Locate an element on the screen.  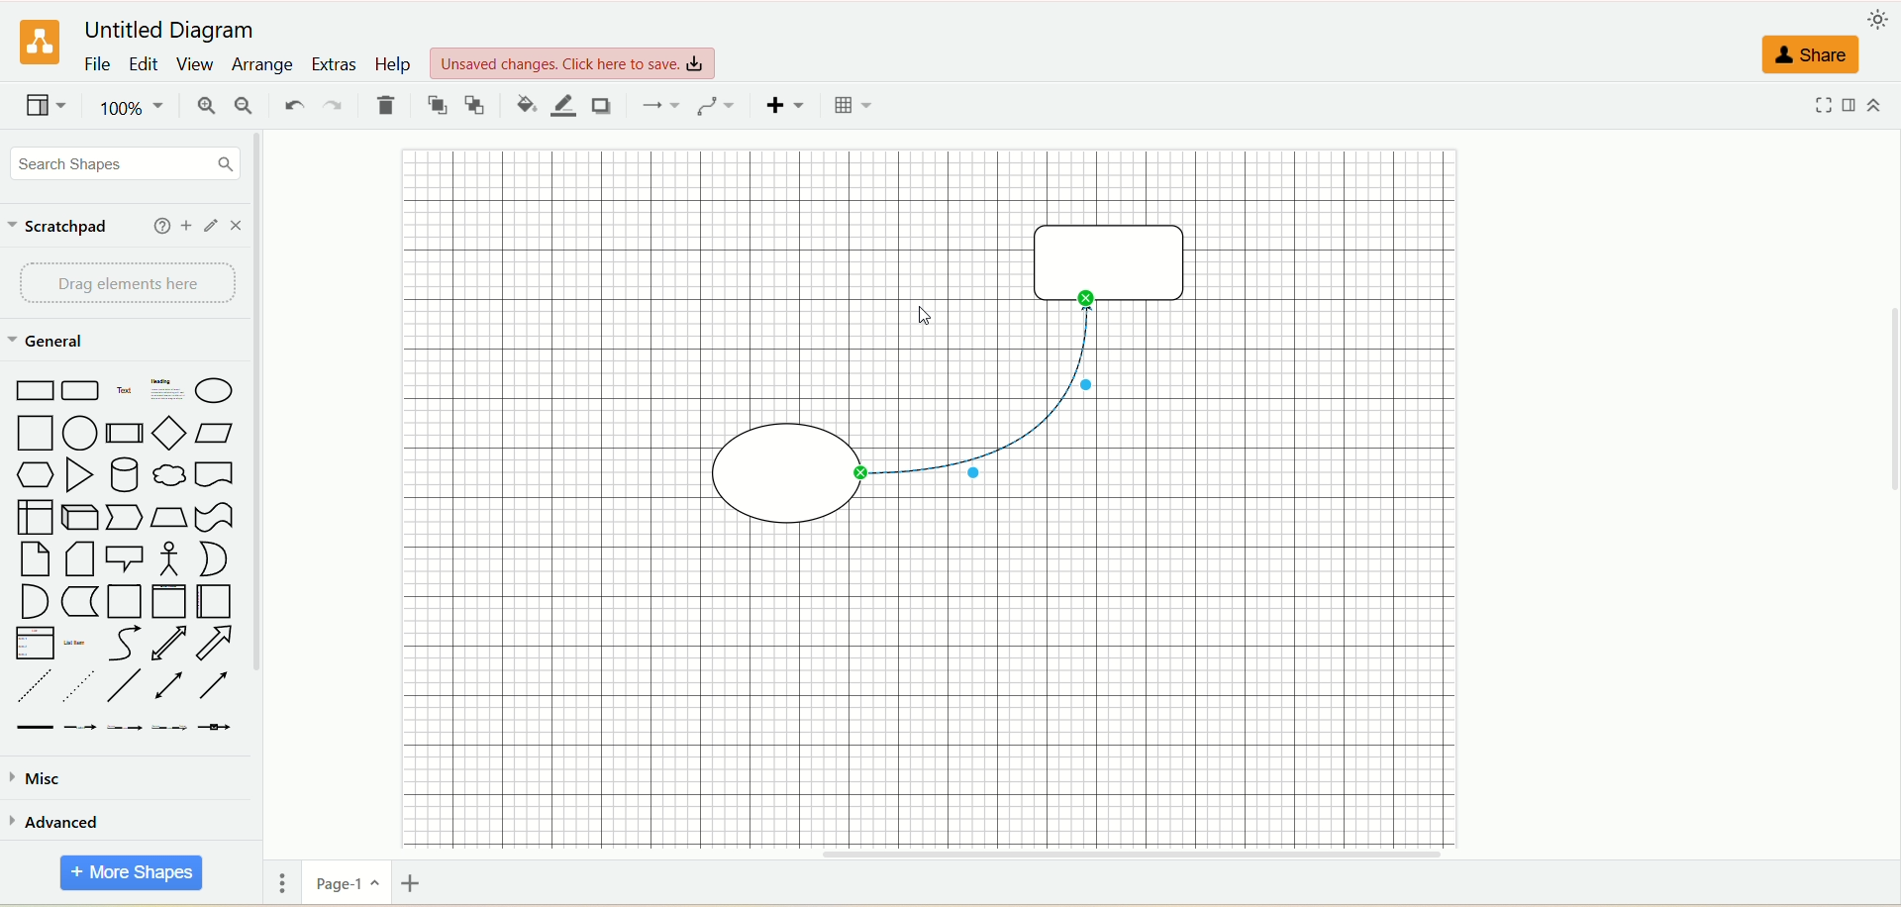
cursor is located at coordinates (923, 319).